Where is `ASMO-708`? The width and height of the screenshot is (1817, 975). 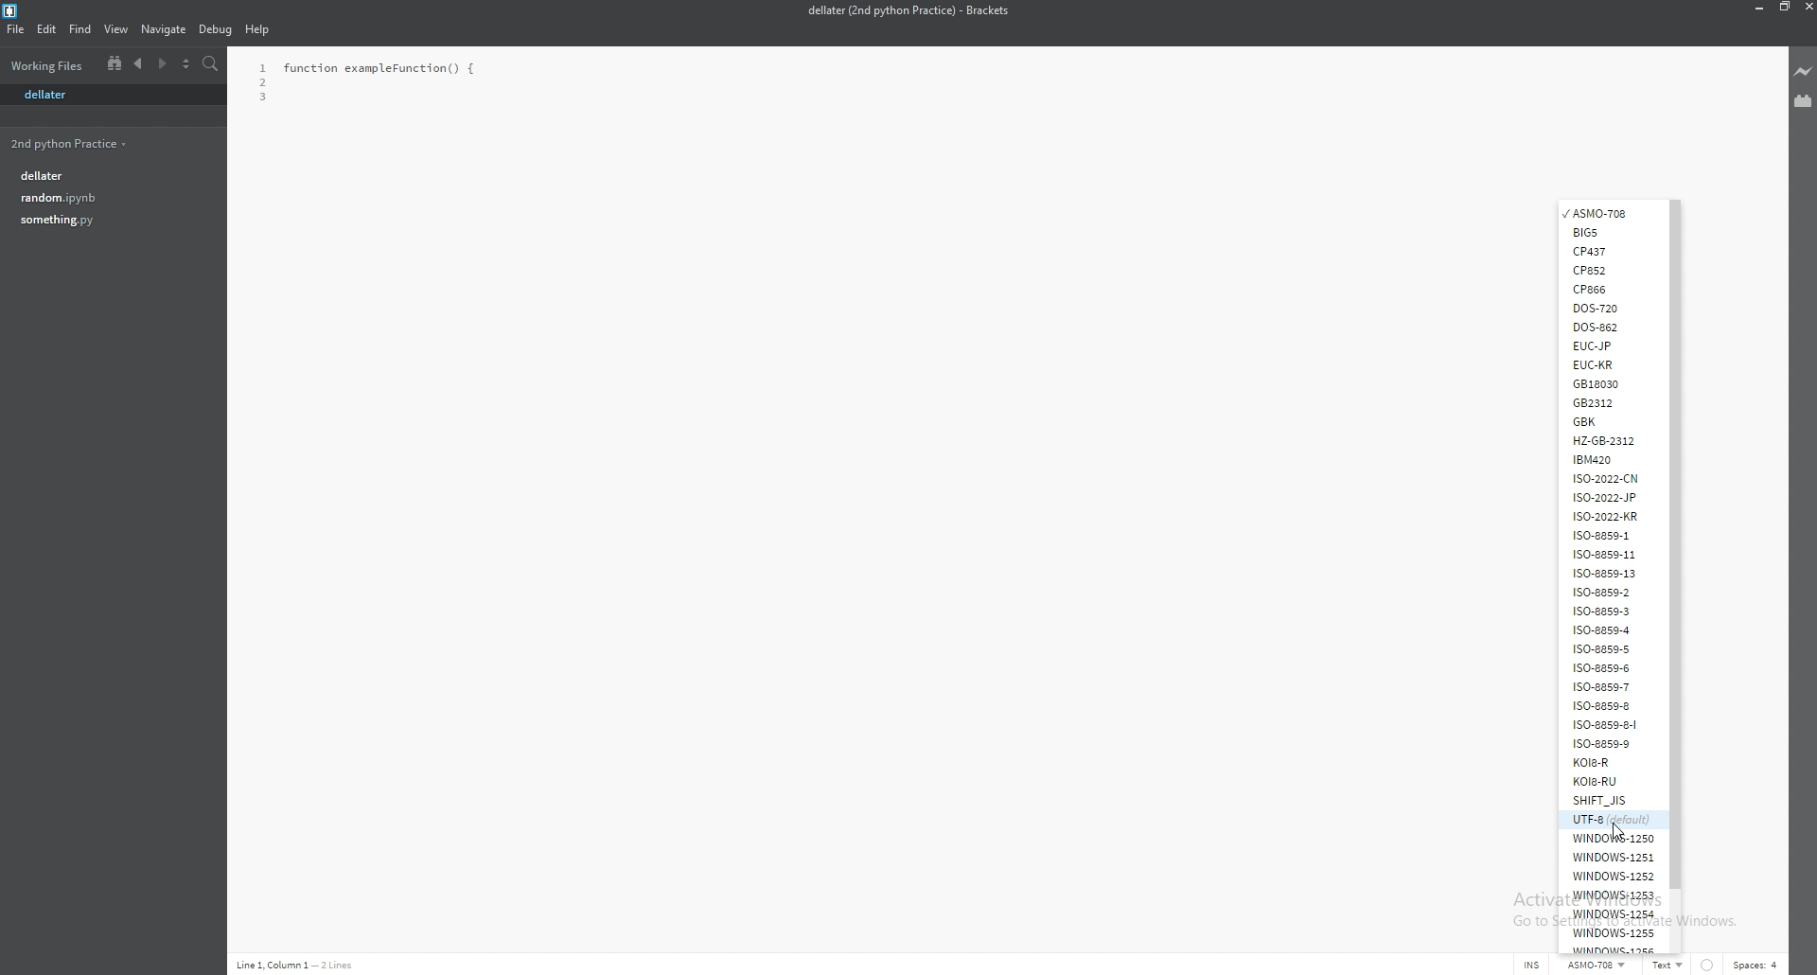 ASMO-708 is located at coordinates (1597, 965).